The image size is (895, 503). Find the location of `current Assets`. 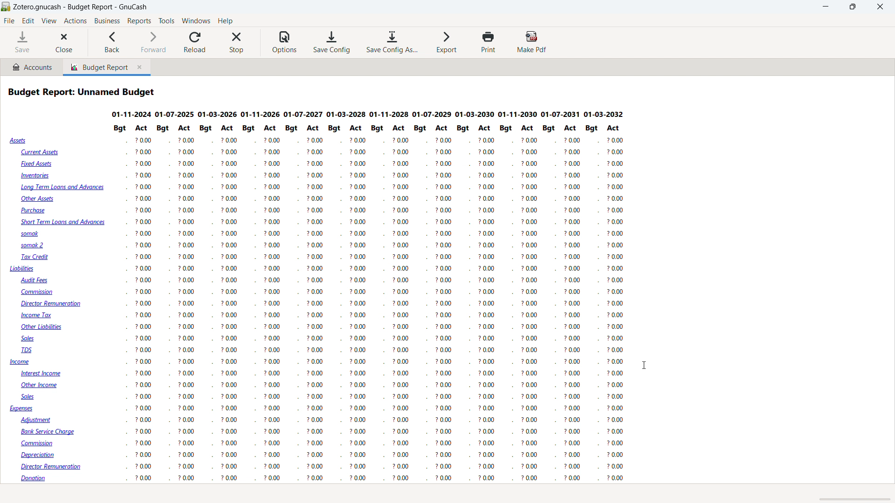

current Assets is located at coordinates (39, 152).